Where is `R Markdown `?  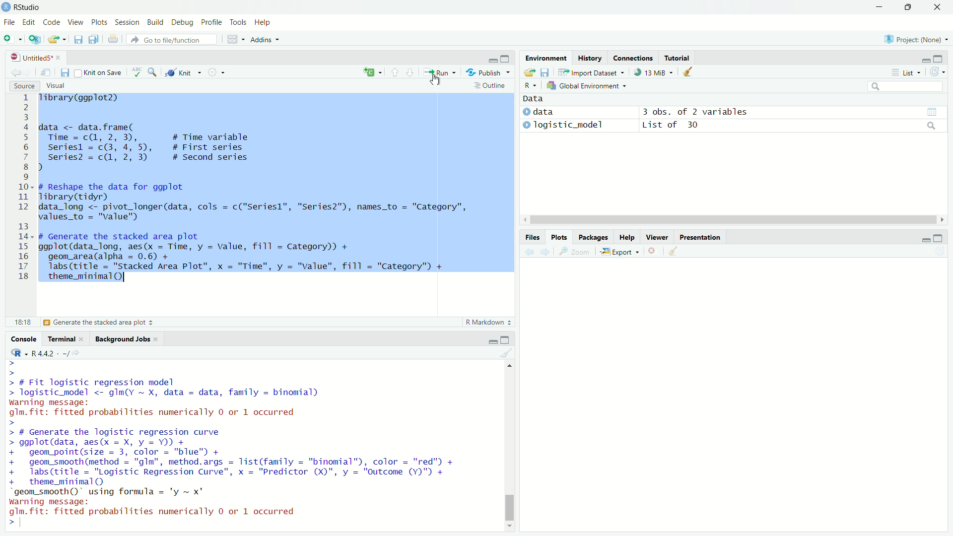
R Markdown  is located at coordinates (479, 321).